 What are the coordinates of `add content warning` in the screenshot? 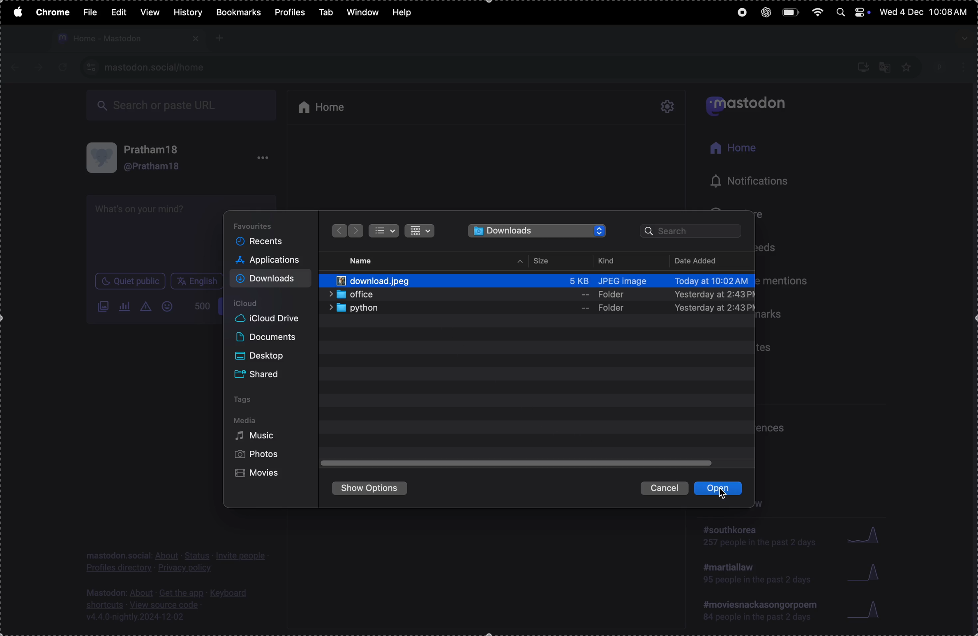 It's located at (148, 308).